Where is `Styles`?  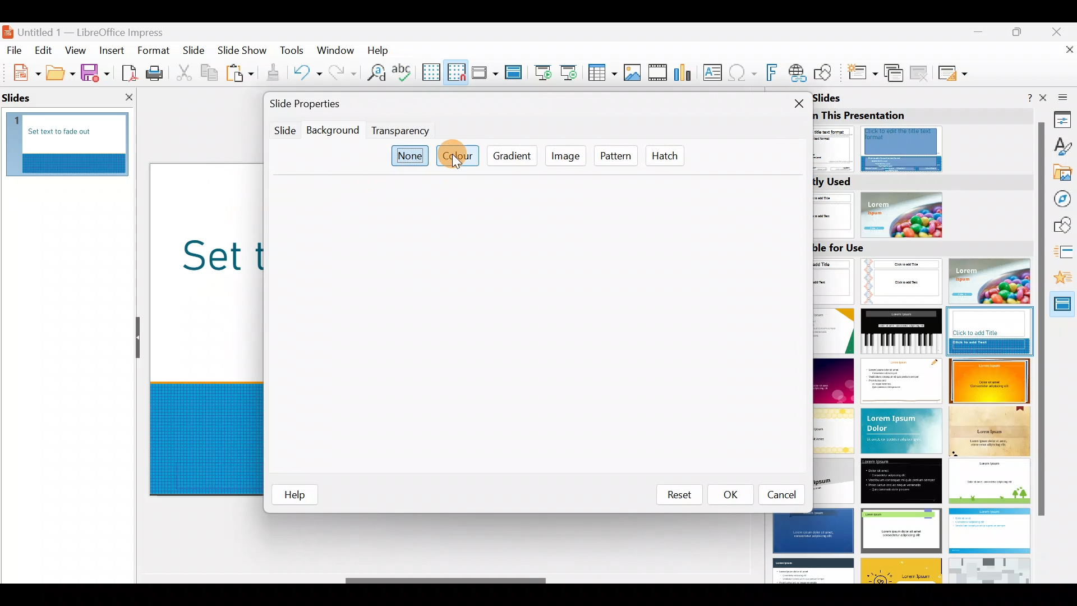
Styles is located at coordinates (1063, 148).